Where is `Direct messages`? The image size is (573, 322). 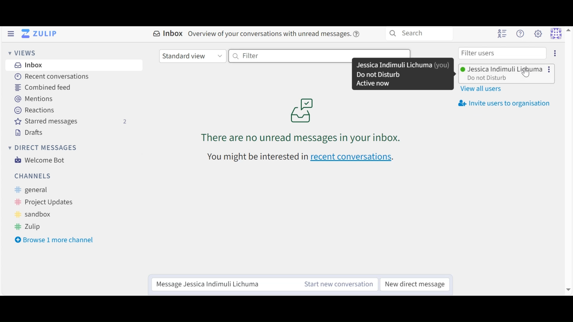 Direct messages is located at coordinates (43, 148).